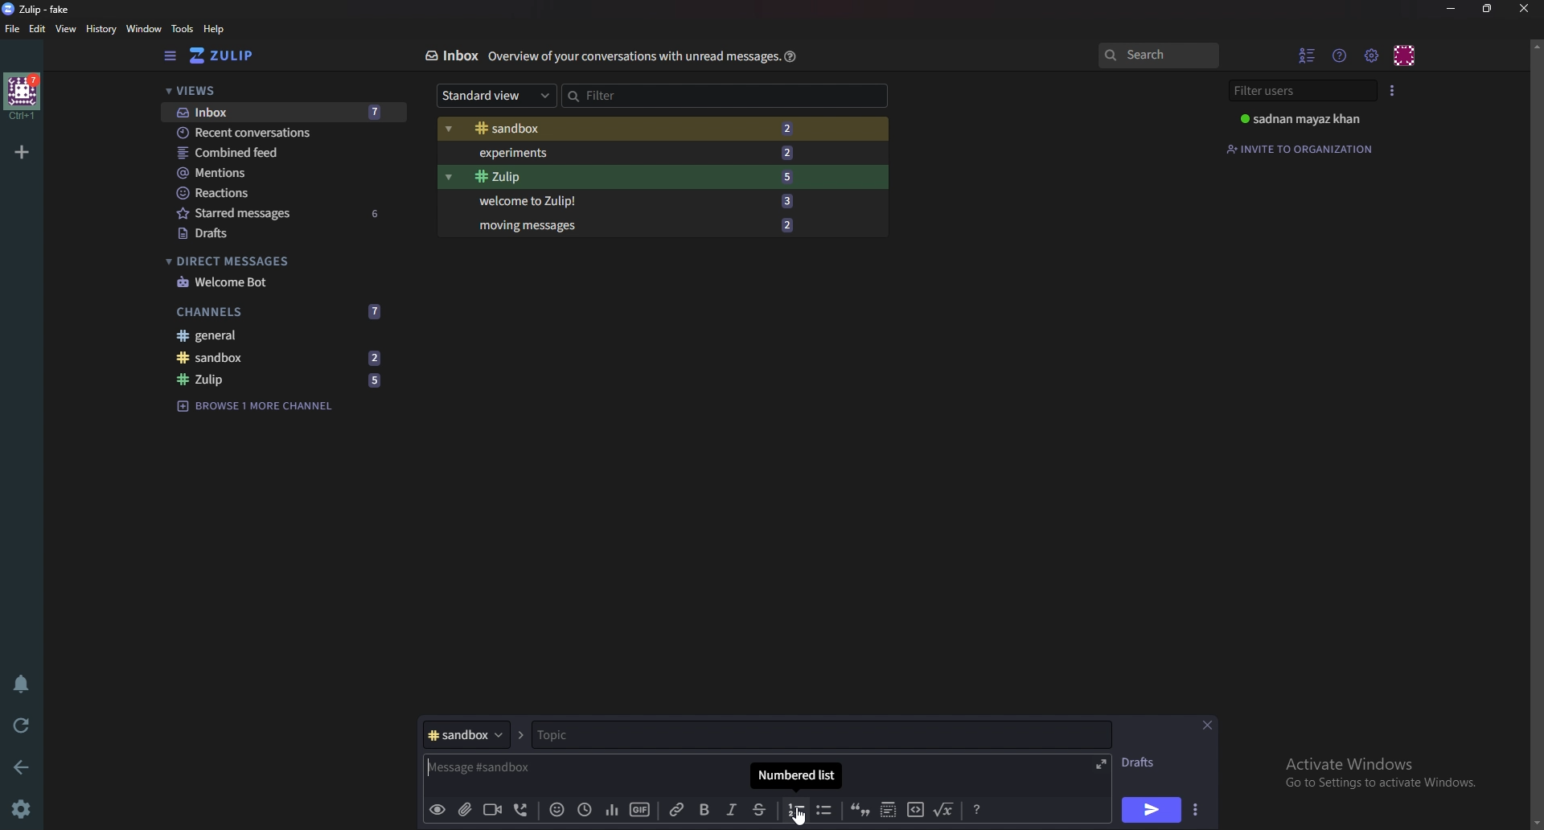  What do you see at coordinates (285, 380) in the screenshot?
I see `zulip` at bounding box center [285, 380].